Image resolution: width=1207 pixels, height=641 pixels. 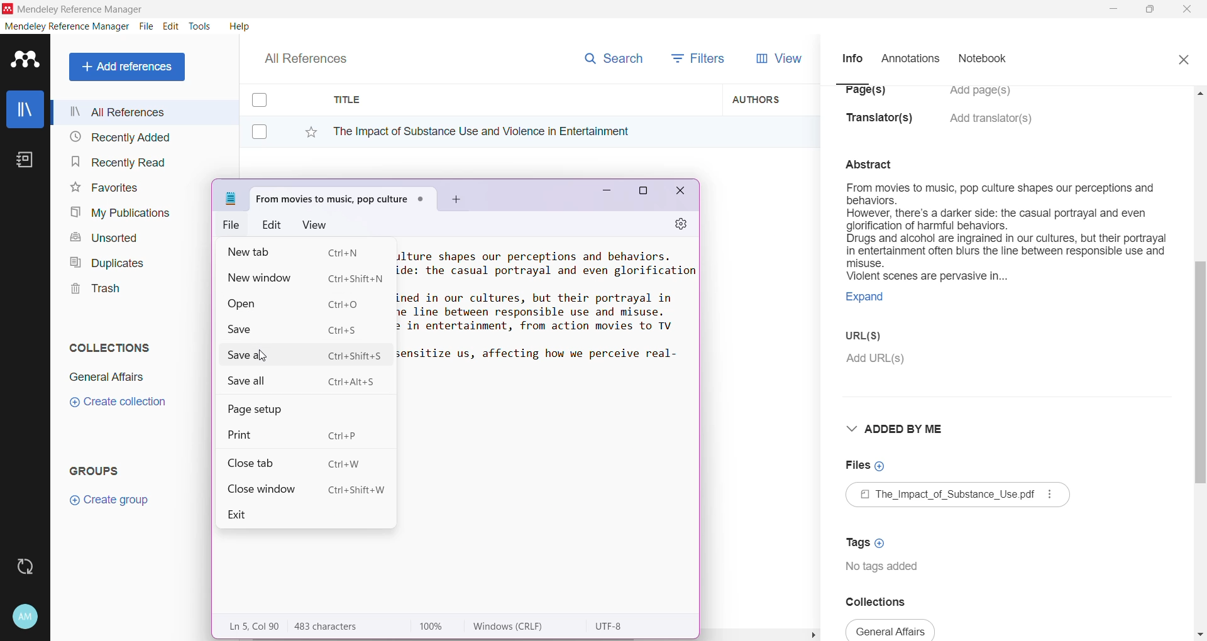 I want to click on New Window, so click(x=309, y=277).